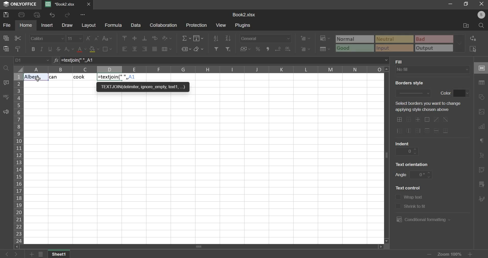 The image size is (488, 258). Describe the element at coordinates (246, 49) in the screenshot. I see `accounting style` at that location.